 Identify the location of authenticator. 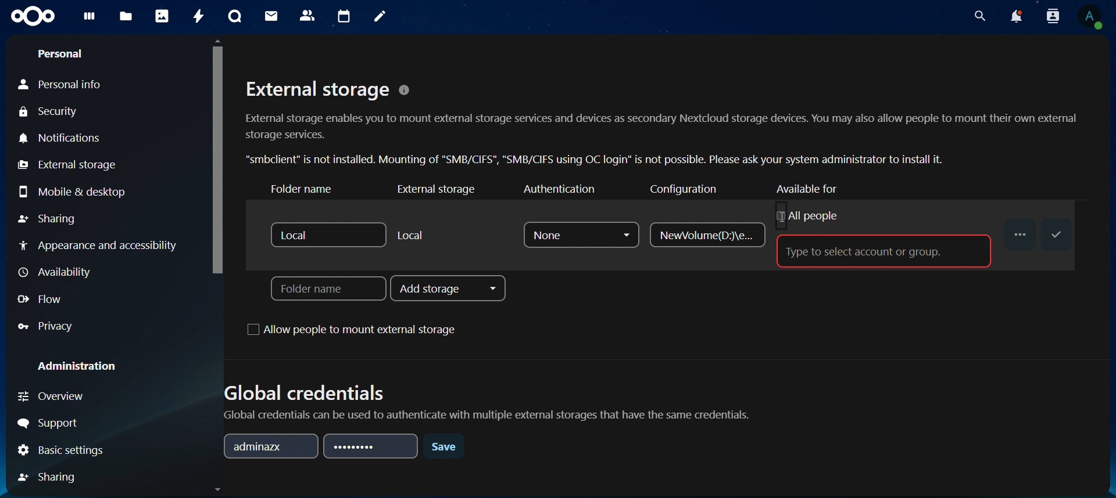
(559, 190).